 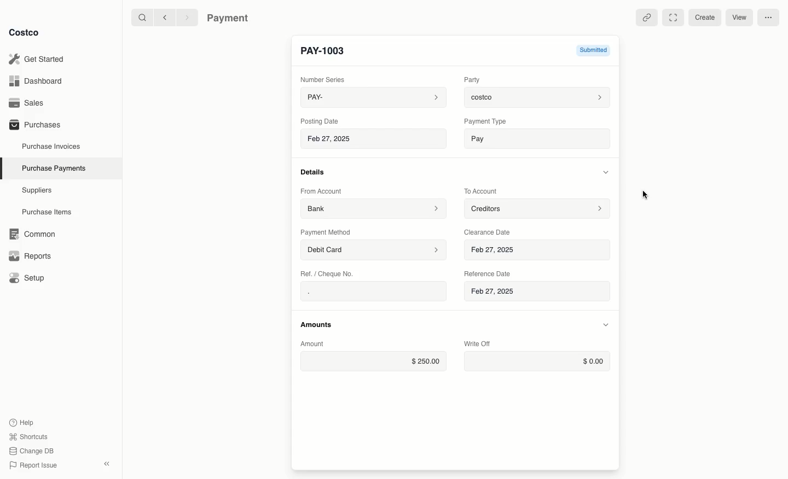 What do you see at coordinates (535, 208) in the screenshot?
I see `Creditors` at bounding box center [535, 208].